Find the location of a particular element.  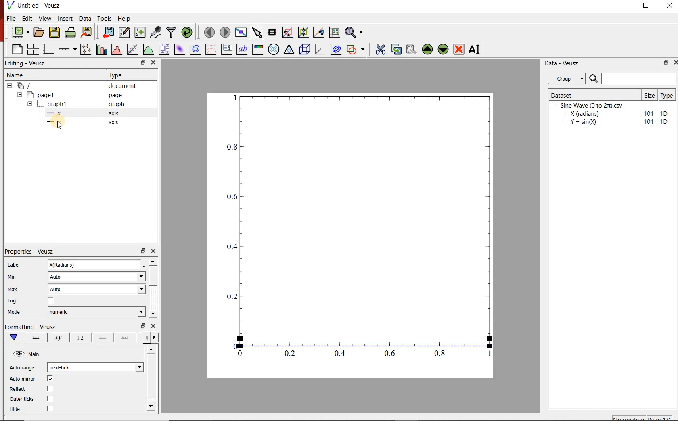

Checkbox is located at coordinates (51, 301).